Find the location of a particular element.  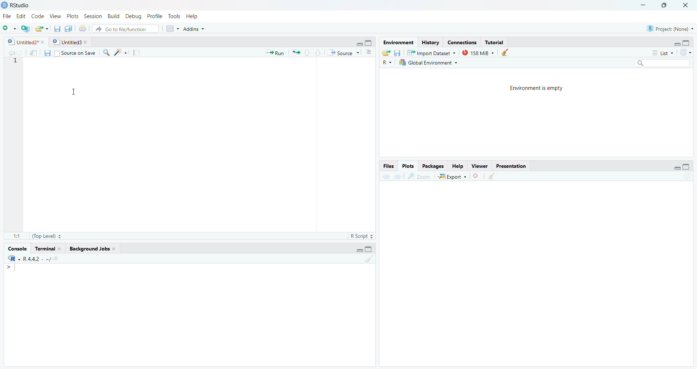

Environment is located at coordinates (398, 42).